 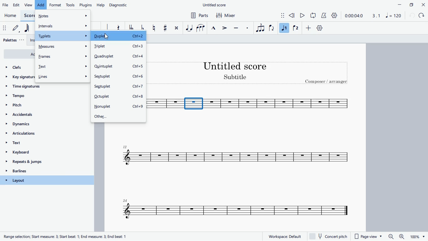 What do you see at coordinates (227, 16) in the screenshot?
I see `mixer` at bounding box center [227, 16].